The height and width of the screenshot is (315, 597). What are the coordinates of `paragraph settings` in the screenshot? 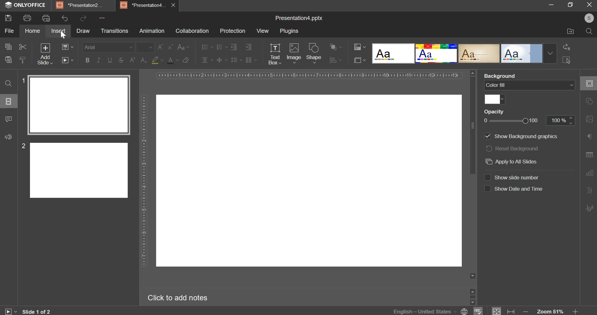 It's located at (251, 60).